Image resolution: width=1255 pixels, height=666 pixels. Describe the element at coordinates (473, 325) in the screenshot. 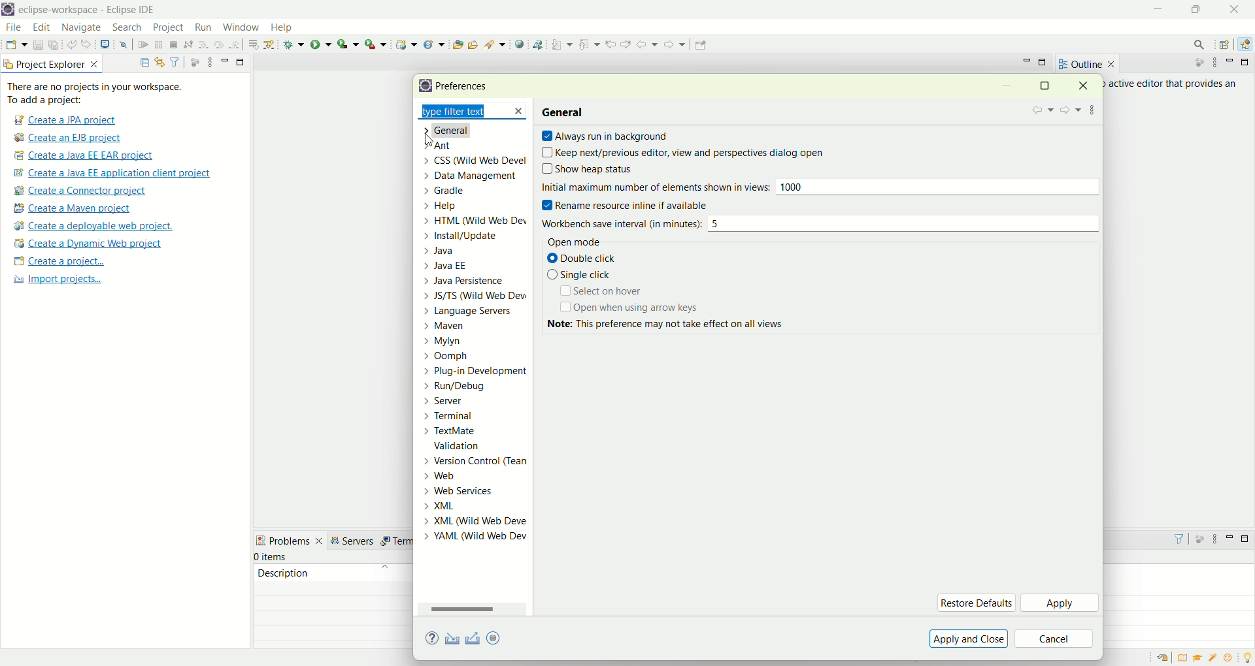

I see `maven` at that location.